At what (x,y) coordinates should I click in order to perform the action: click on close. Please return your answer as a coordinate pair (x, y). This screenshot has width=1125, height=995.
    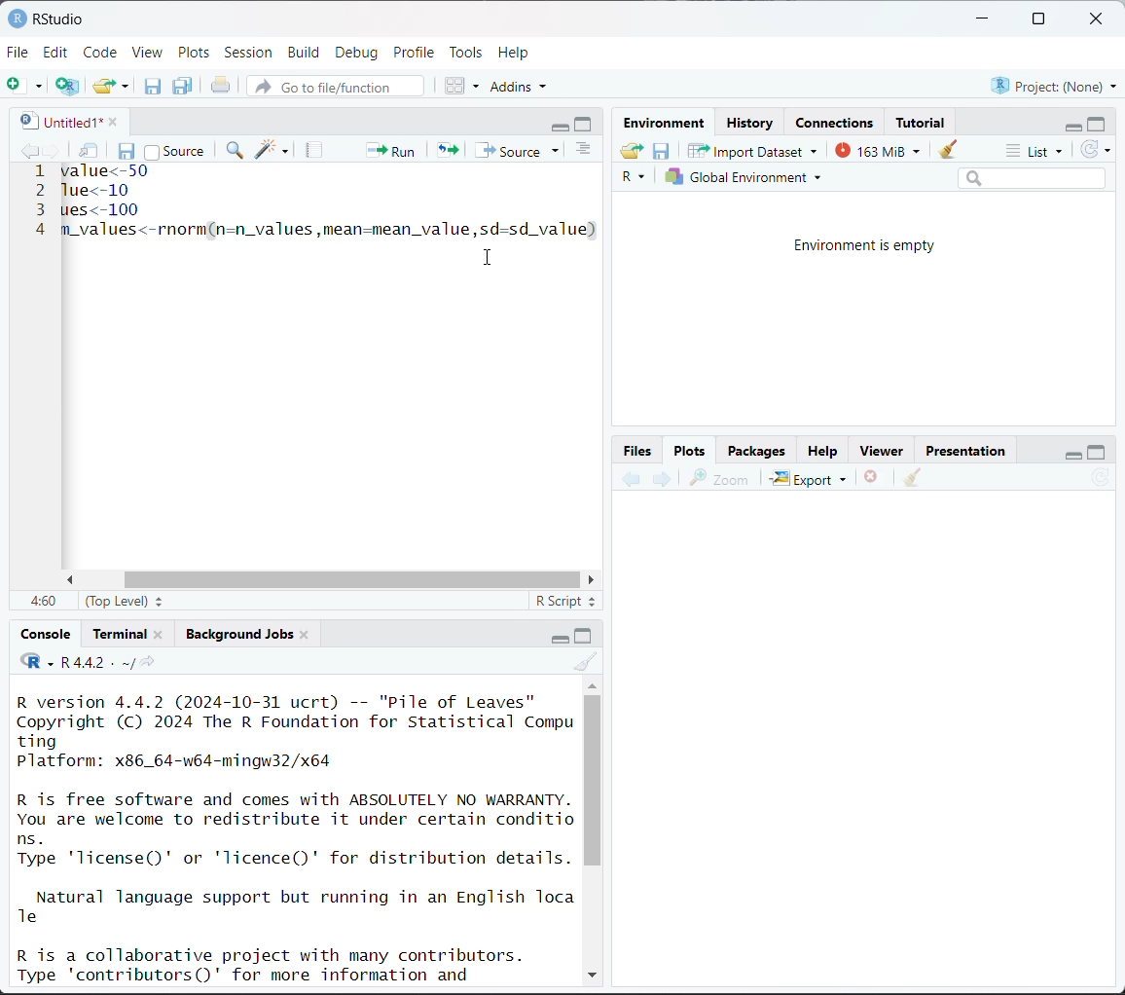
    Looking at the image, I should click on (159, 633).